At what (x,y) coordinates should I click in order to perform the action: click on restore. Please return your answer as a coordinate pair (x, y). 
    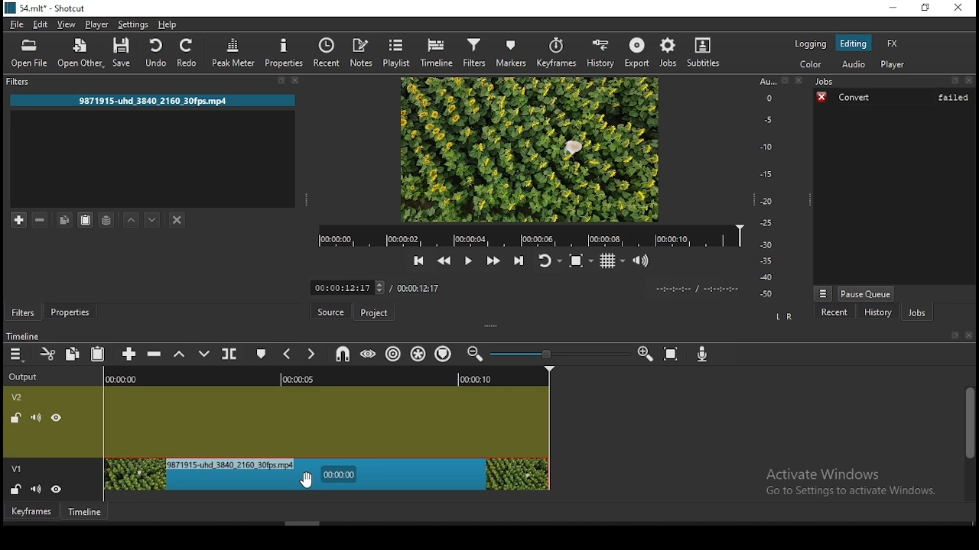
    Looking at the image, I should click on (926, 8).